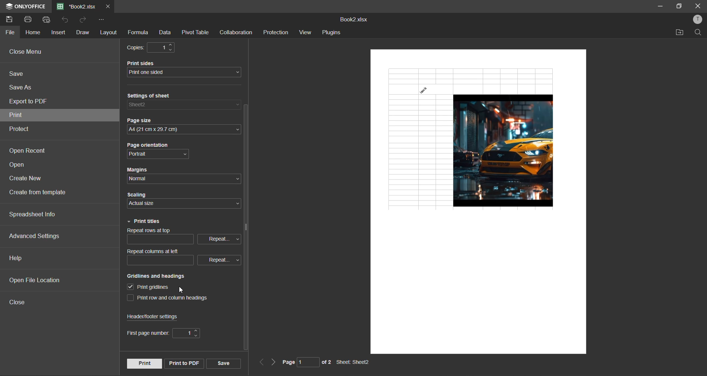 This screenshot has height=376, width=707. Describe the element at coordinates (168, 96) in the screenshot. I see `settings of sheet` at that location.